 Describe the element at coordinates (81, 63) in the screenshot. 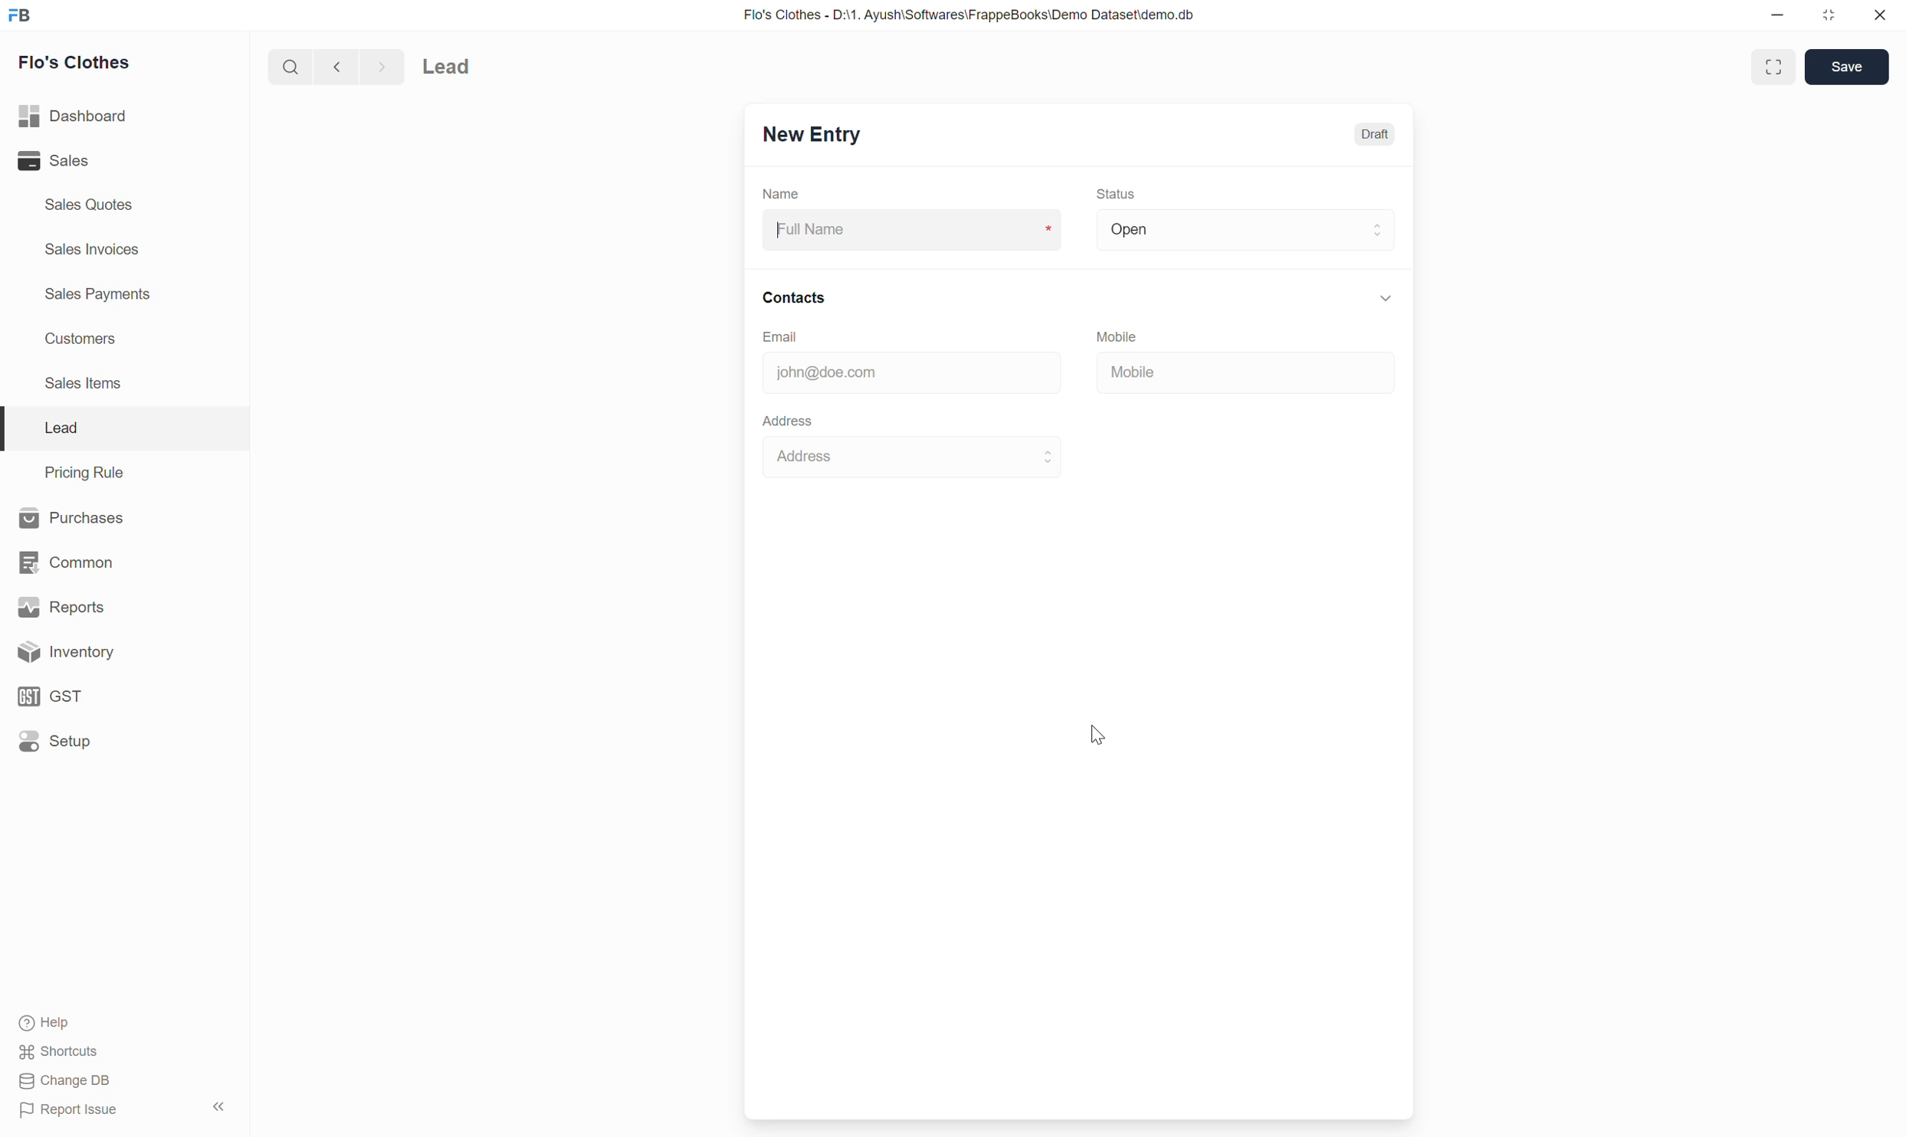

I see `Flo's Clothes` at that location.